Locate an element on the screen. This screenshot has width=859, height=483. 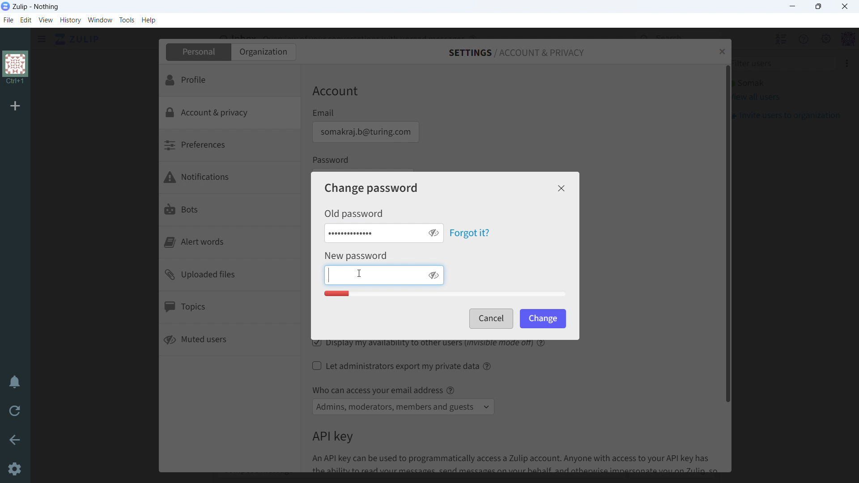
email is located at coordinates (365, 132).